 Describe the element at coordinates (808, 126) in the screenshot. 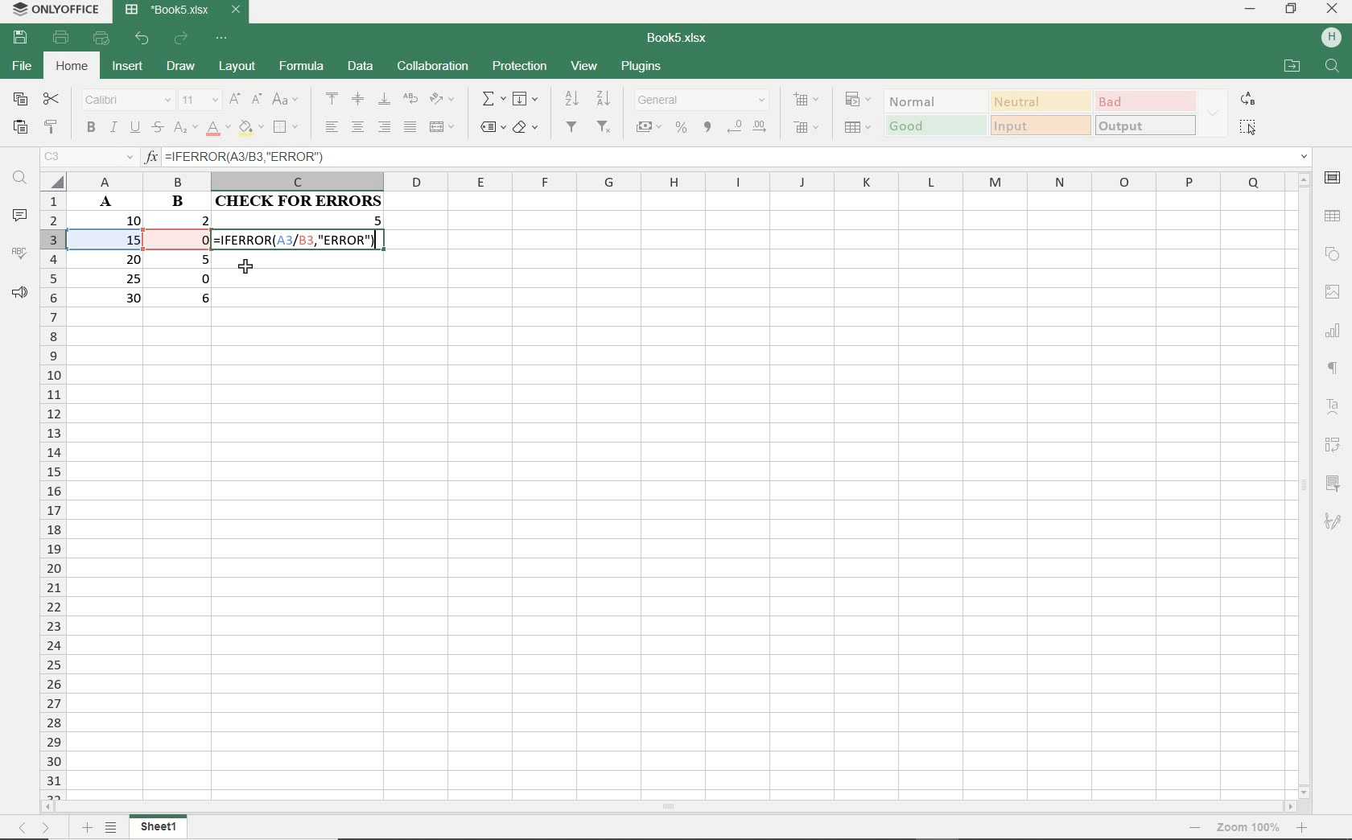

I see `DELETE CELLS` at that location.